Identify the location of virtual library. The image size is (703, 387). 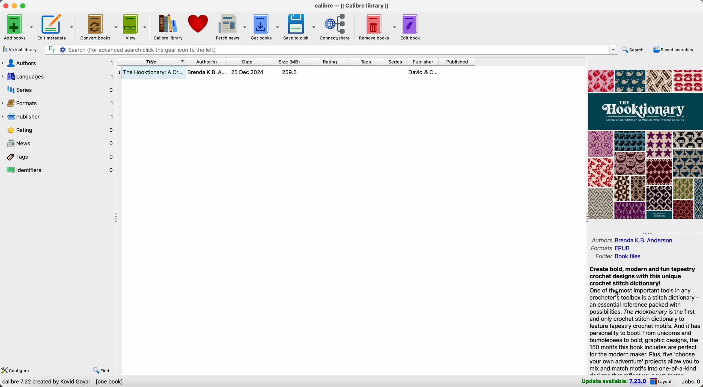
(21, 50).